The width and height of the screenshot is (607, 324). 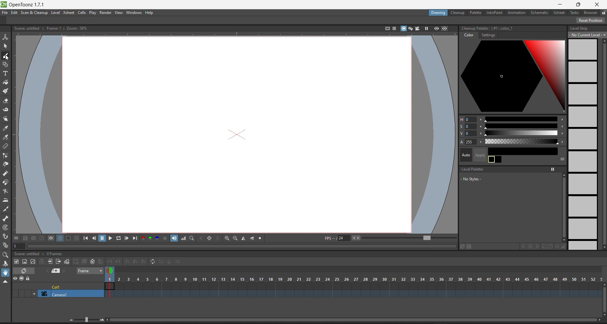 What do you see at coordinates (529, 246) in the screenshot?
I see `set key` at bounding box center [529, 246].